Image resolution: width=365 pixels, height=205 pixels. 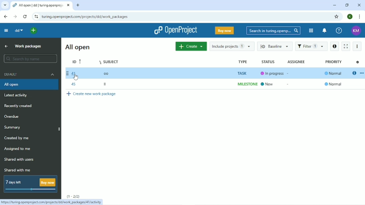 What do you see at coordinates (30, 184) in the screenshot?
I see `7 days left` at bounding box center [30, 184].